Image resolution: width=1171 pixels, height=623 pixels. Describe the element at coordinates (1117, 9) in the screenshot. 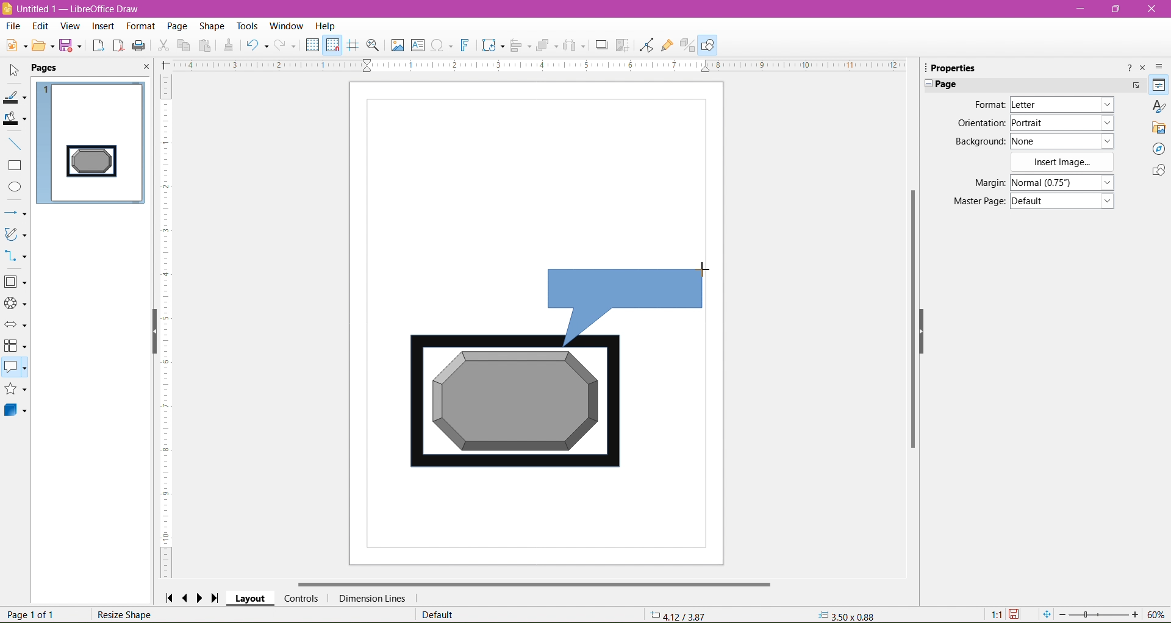

I see `Restore down` at that location.